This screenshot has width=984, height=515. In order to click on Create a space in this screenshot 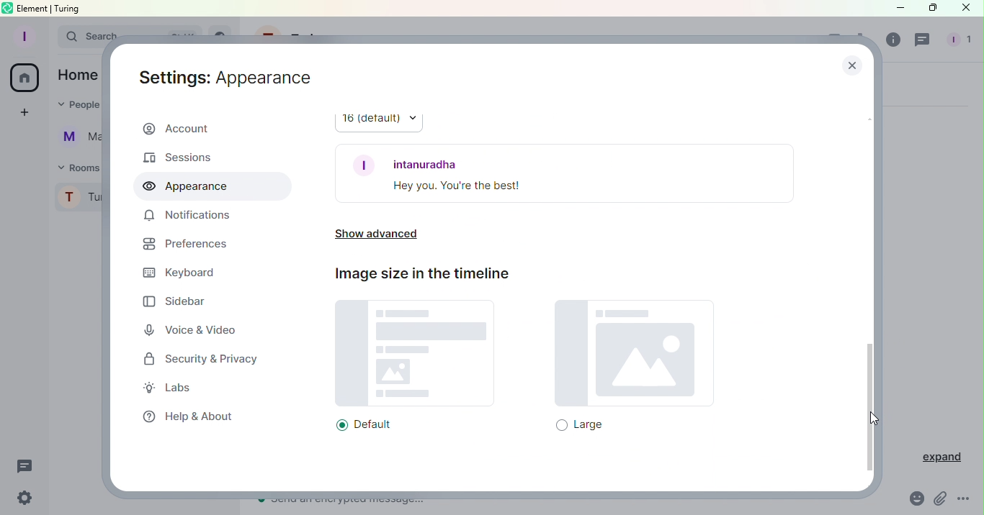, I will do `click(24, 112)`.